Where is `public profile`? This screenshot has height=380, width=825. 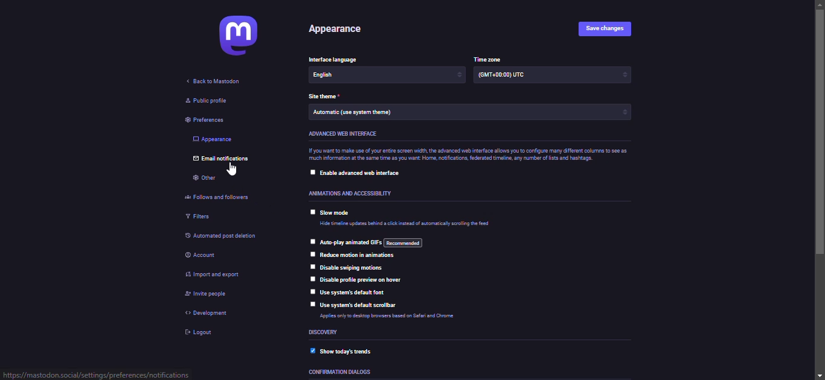 public profile is located at coordinates (207, 101).